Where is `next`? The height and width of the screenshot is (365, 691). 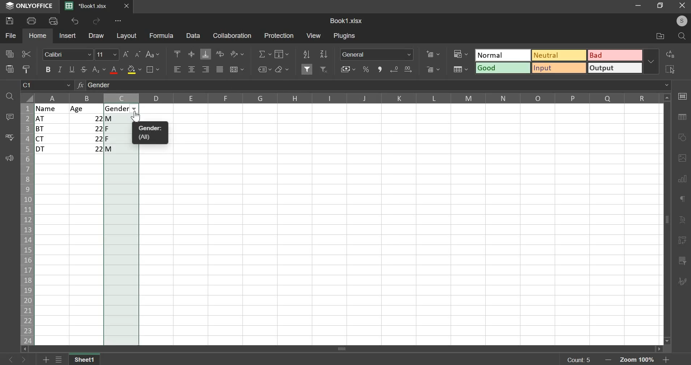 next is located at coordinates (11, 359).